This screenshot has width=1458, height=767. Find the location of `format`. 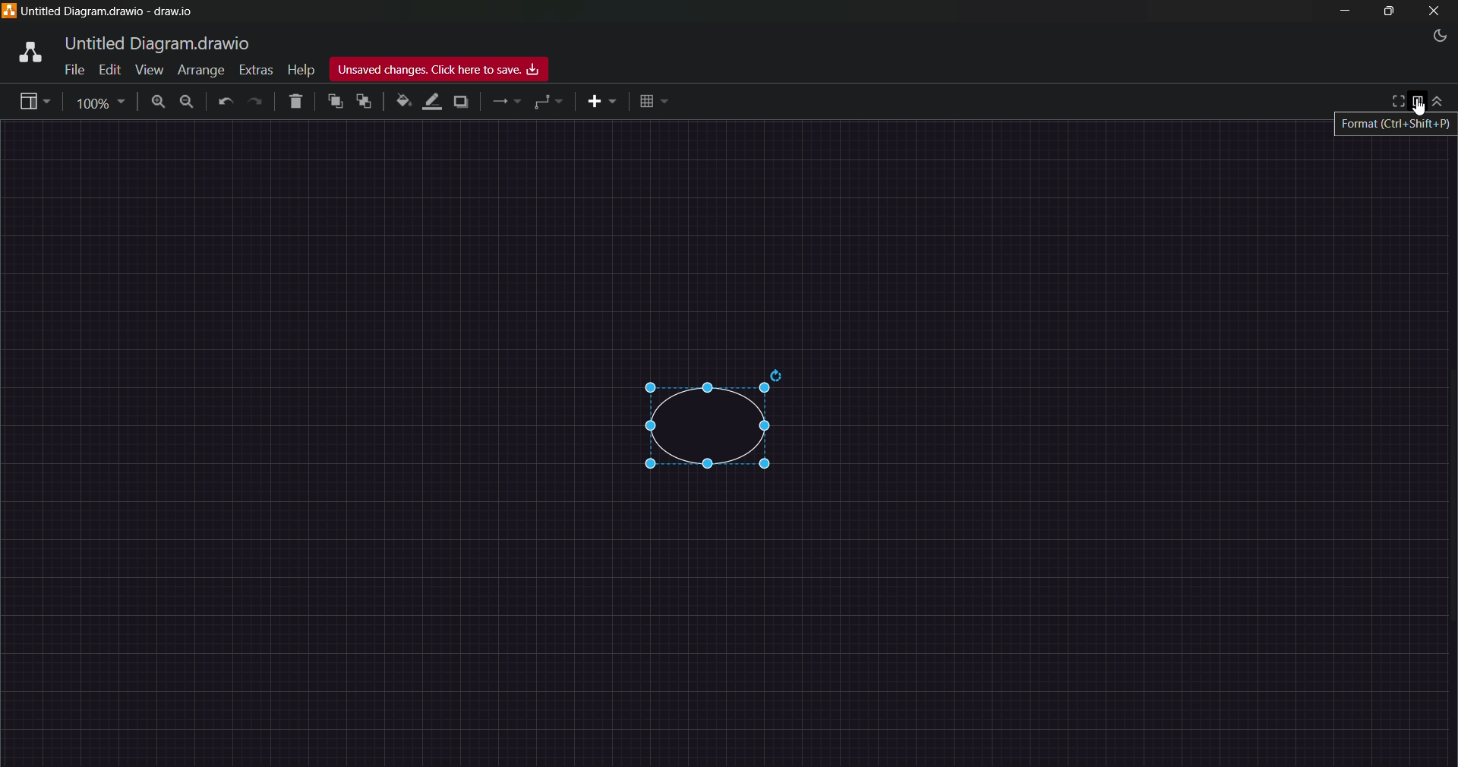

format is located at coordinates (1419, 100).